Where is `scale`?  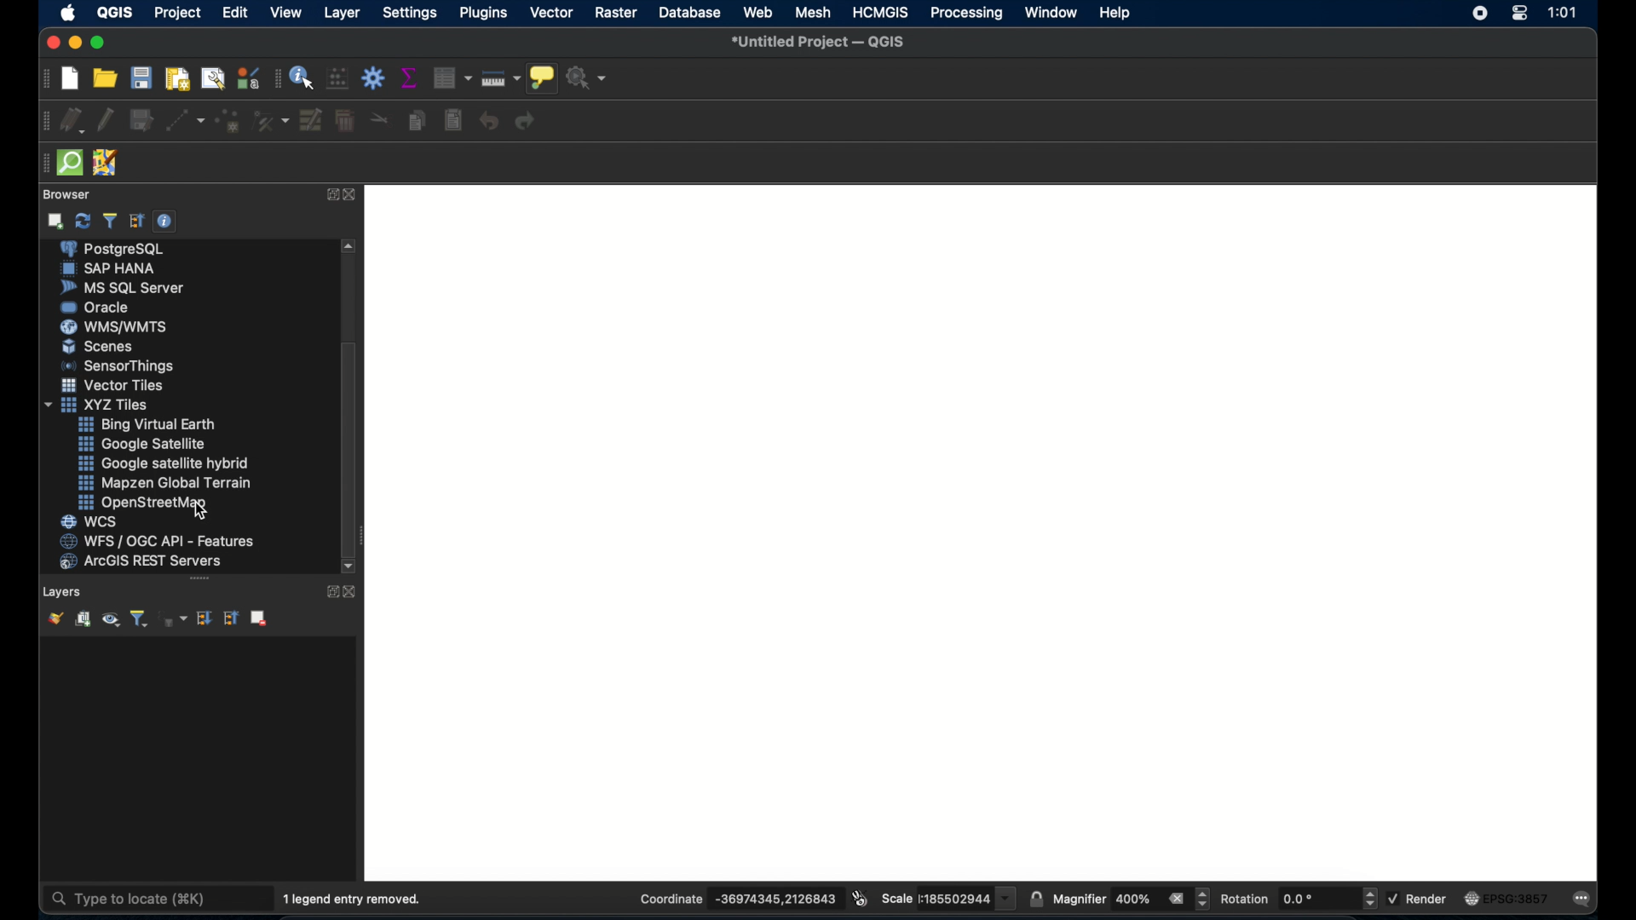 scale is located at coordinates (948, 898).